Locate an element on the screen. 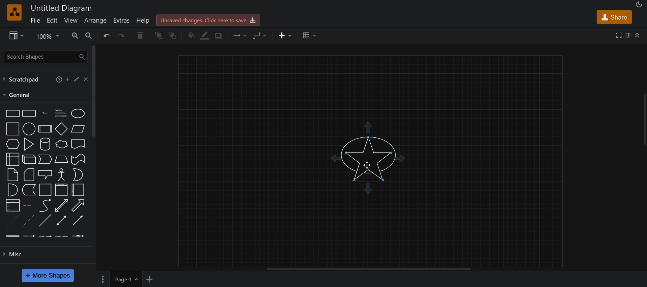  list item is located at coordinates (28, 205).